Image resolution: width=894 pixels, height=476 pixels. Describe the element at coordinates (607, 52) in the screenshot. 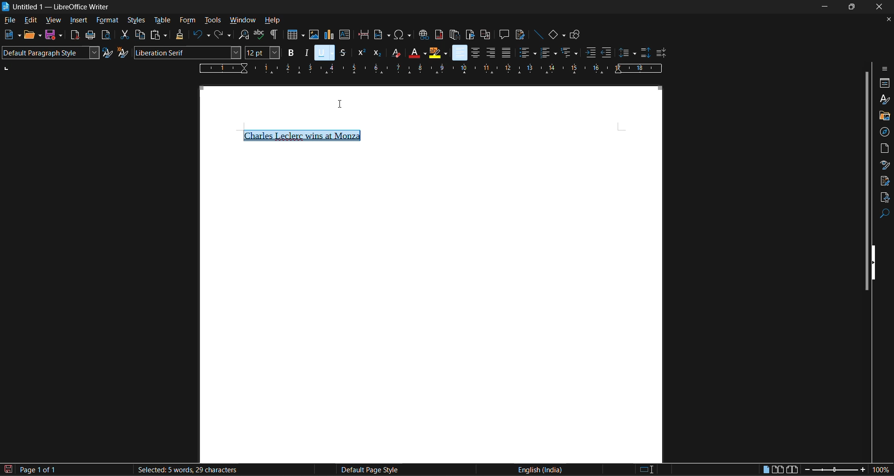

I see `decrease indent` at that location.